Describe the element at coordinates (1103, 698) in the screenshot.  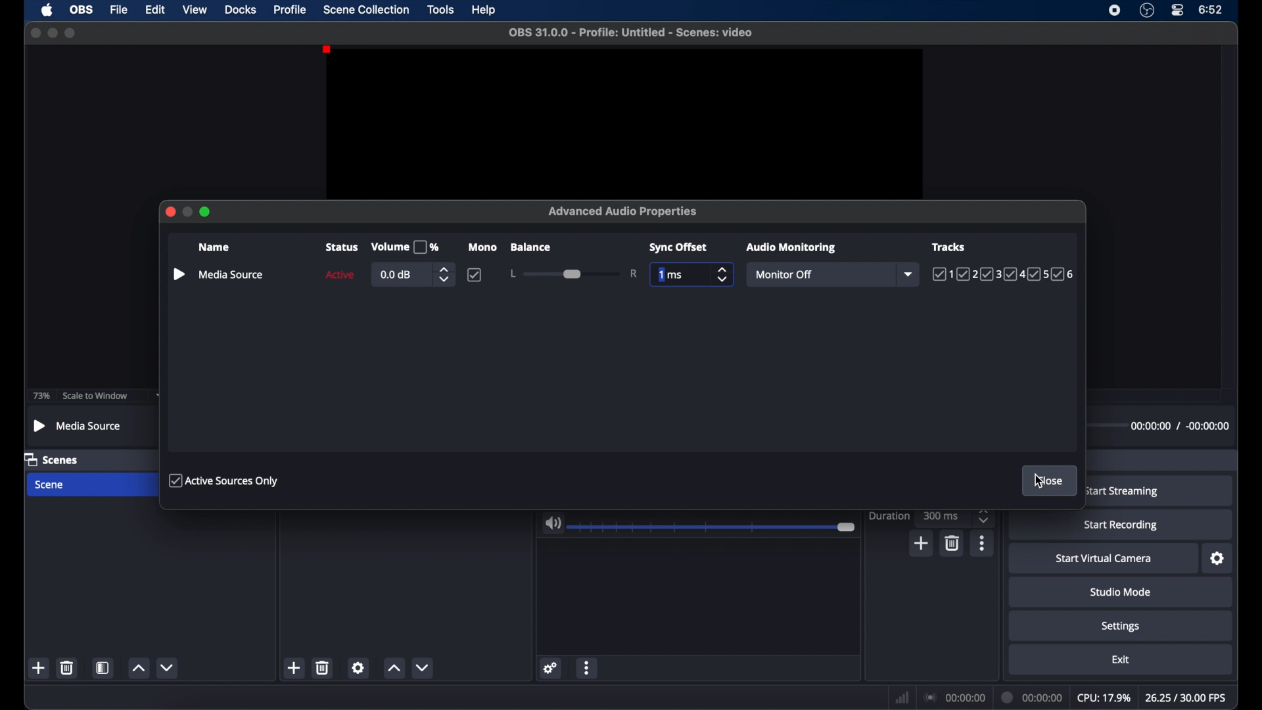
I see `cpu` at that location.